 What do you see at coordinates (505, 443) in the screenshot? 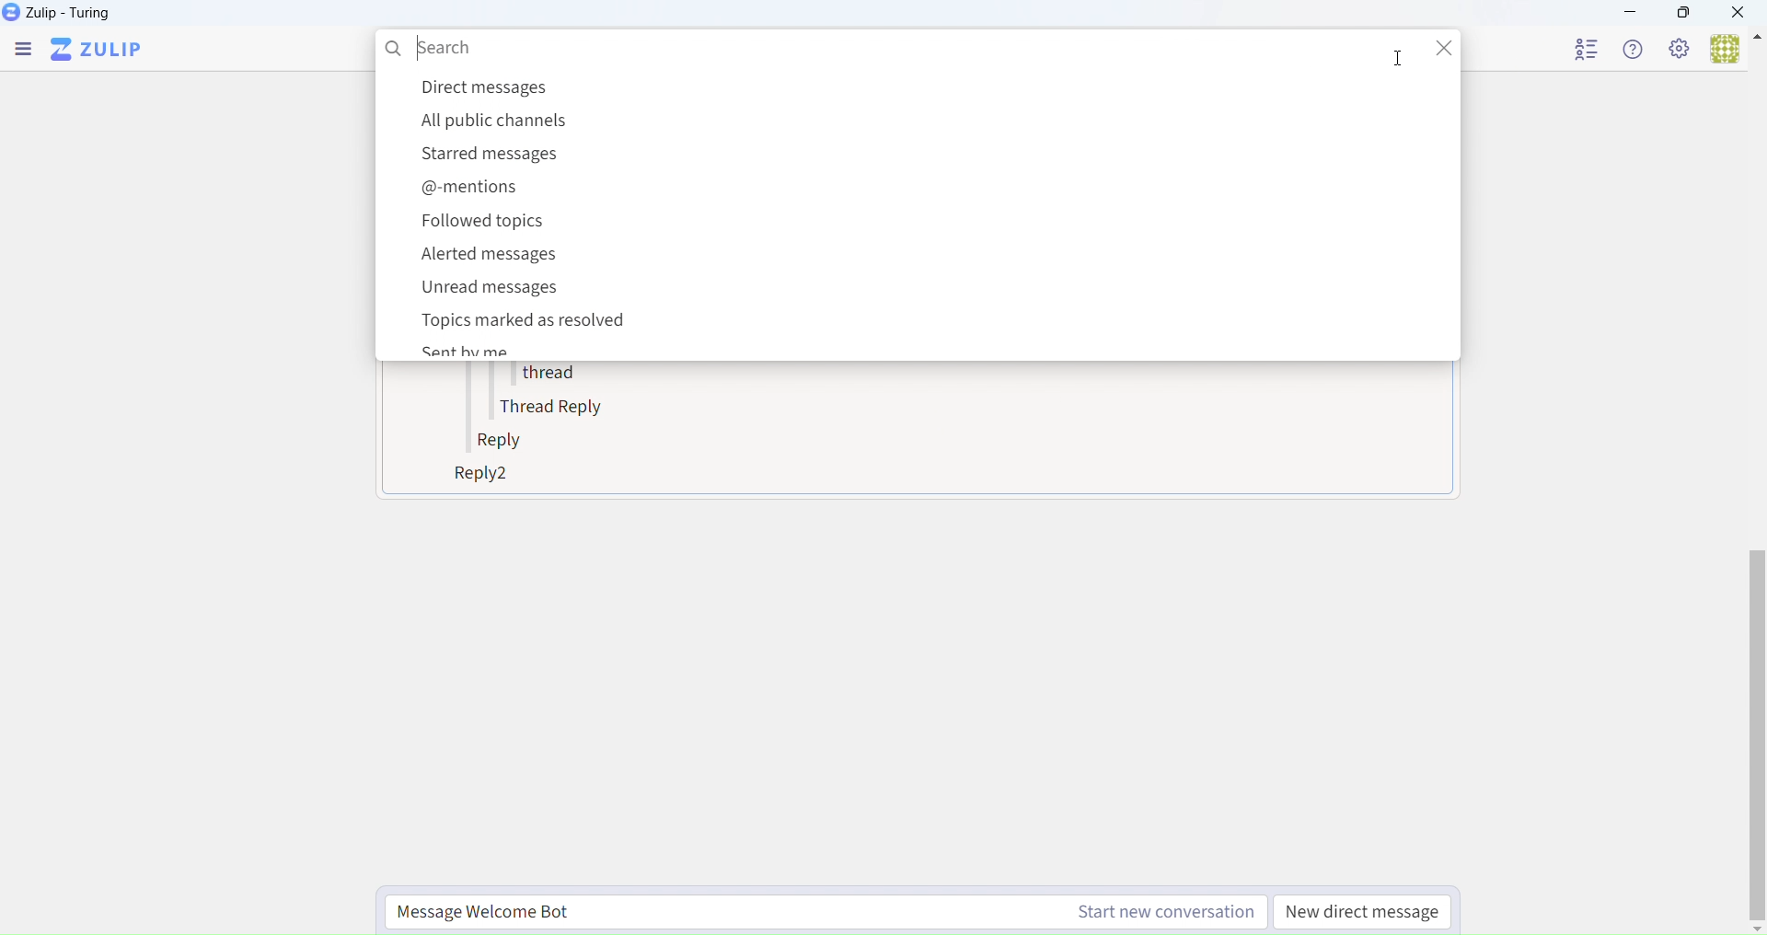
I see `Reply` at bounding box center [505, 443].